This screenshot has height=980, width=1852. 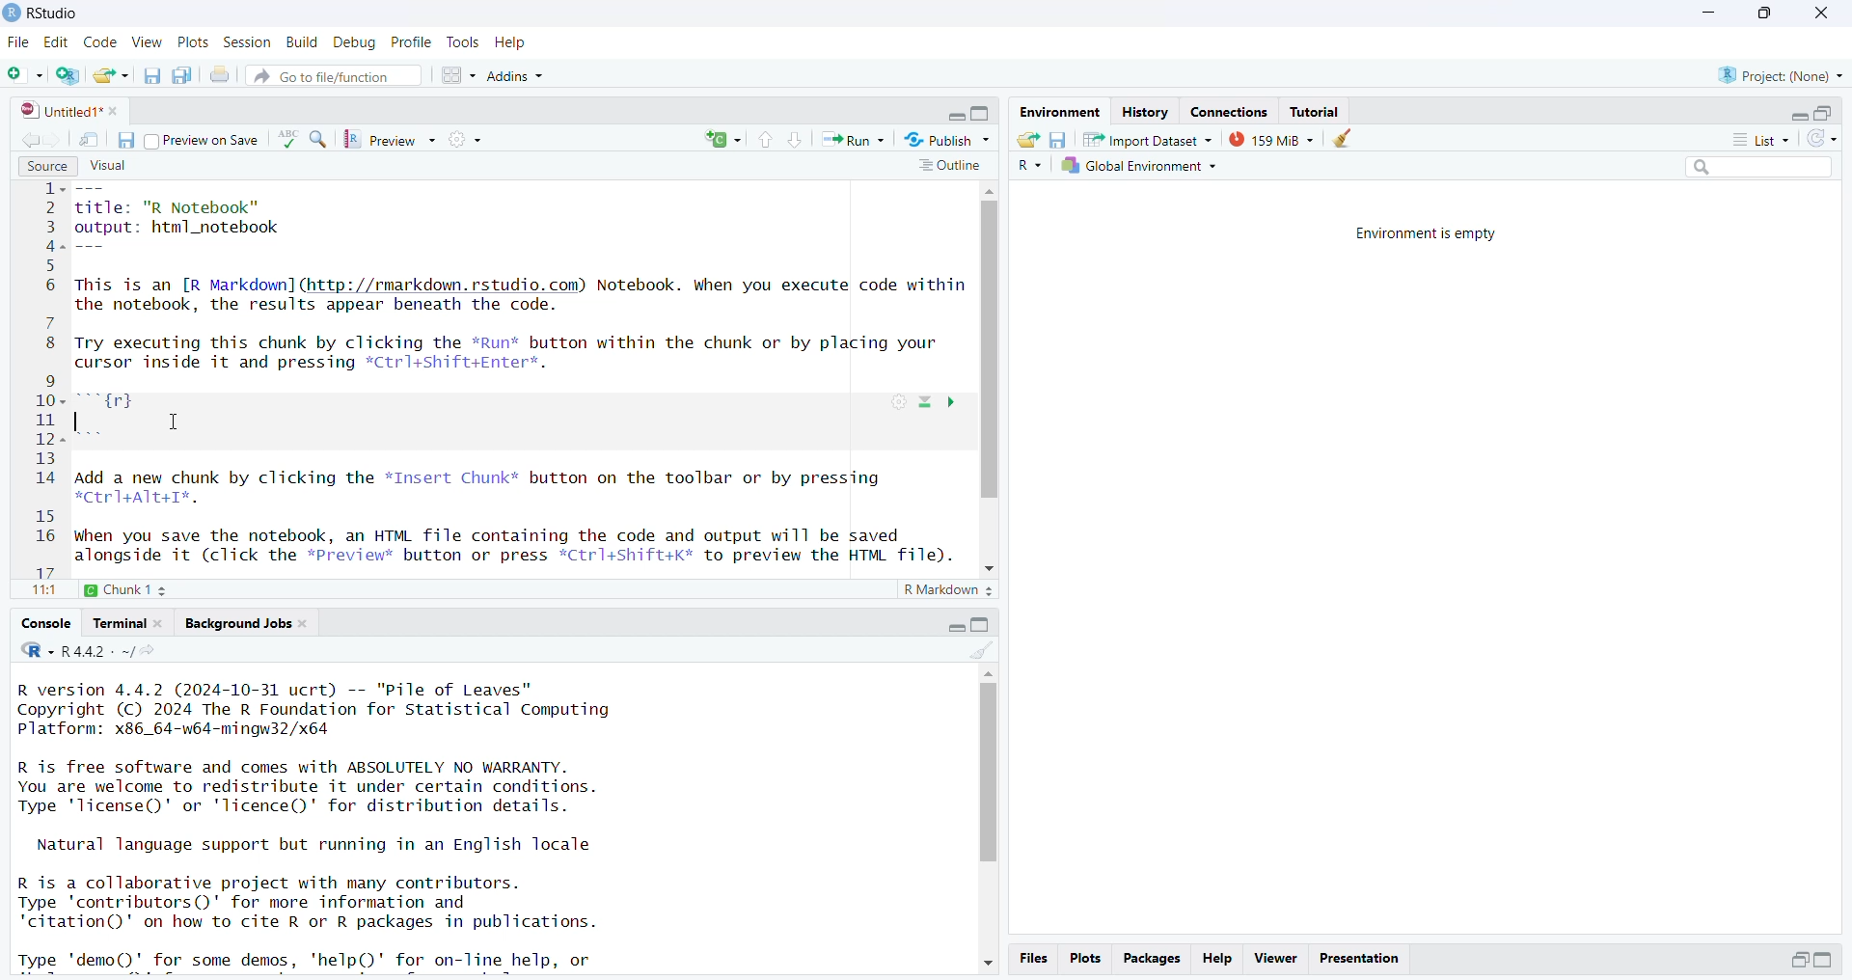 I want to click on presentation, so click(x=1359, y=957).